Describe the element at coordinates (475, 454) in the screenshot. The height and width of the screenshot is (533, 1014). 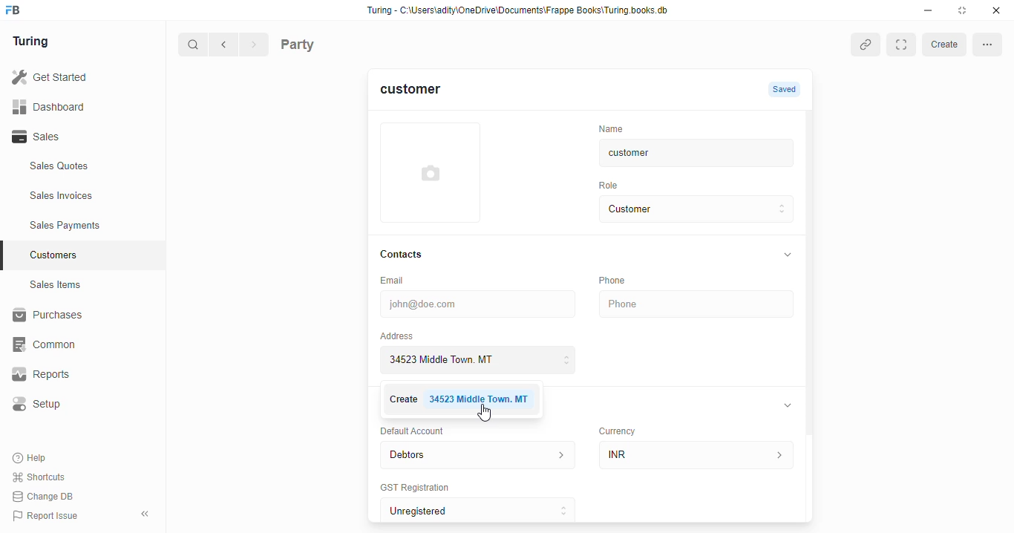
I see `Debtors` at that location.